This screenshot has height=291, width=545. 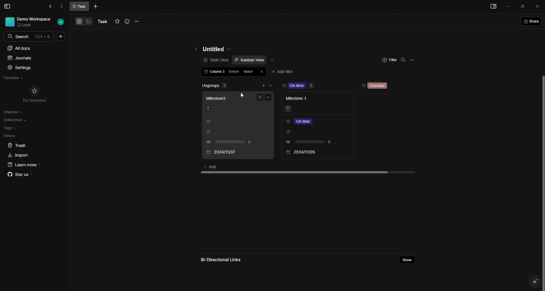 What do you see at coordinates (307, 132) in the screenshot?
I see `Listing` at bounding box center [307, 132].